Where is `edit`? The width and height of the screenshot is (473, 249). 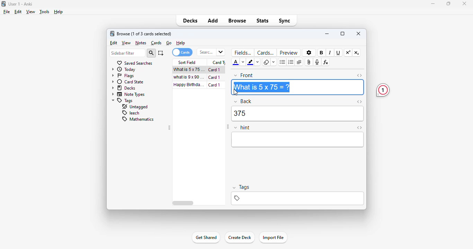 edit is located at coordinates (18, 12).